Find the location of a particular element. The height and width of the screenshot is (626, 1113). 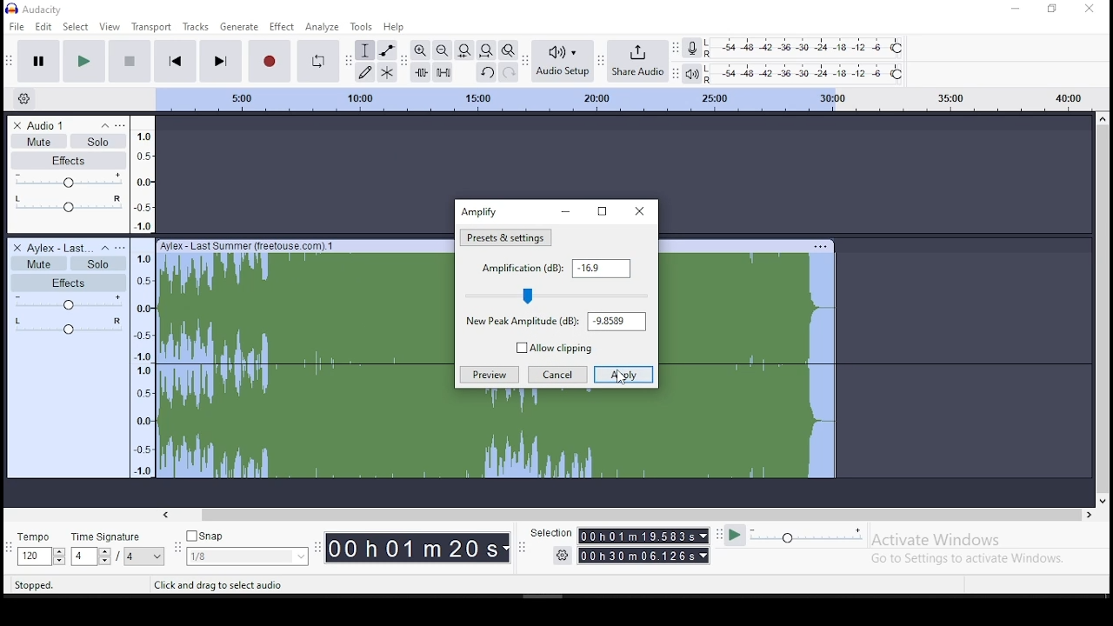

tempo is located at coordinates (41, 550).